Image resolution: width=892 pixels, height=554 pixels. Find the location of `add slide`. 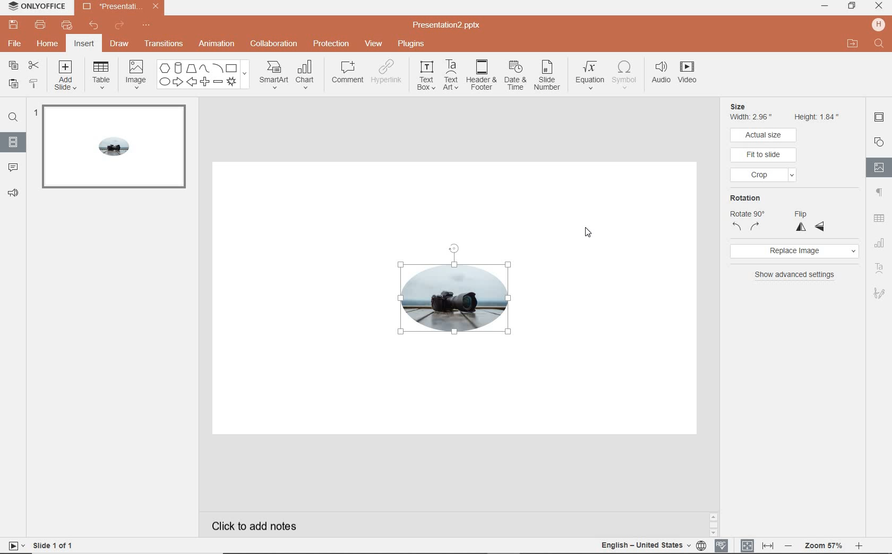

add slide is located at coordinates (66, 75).